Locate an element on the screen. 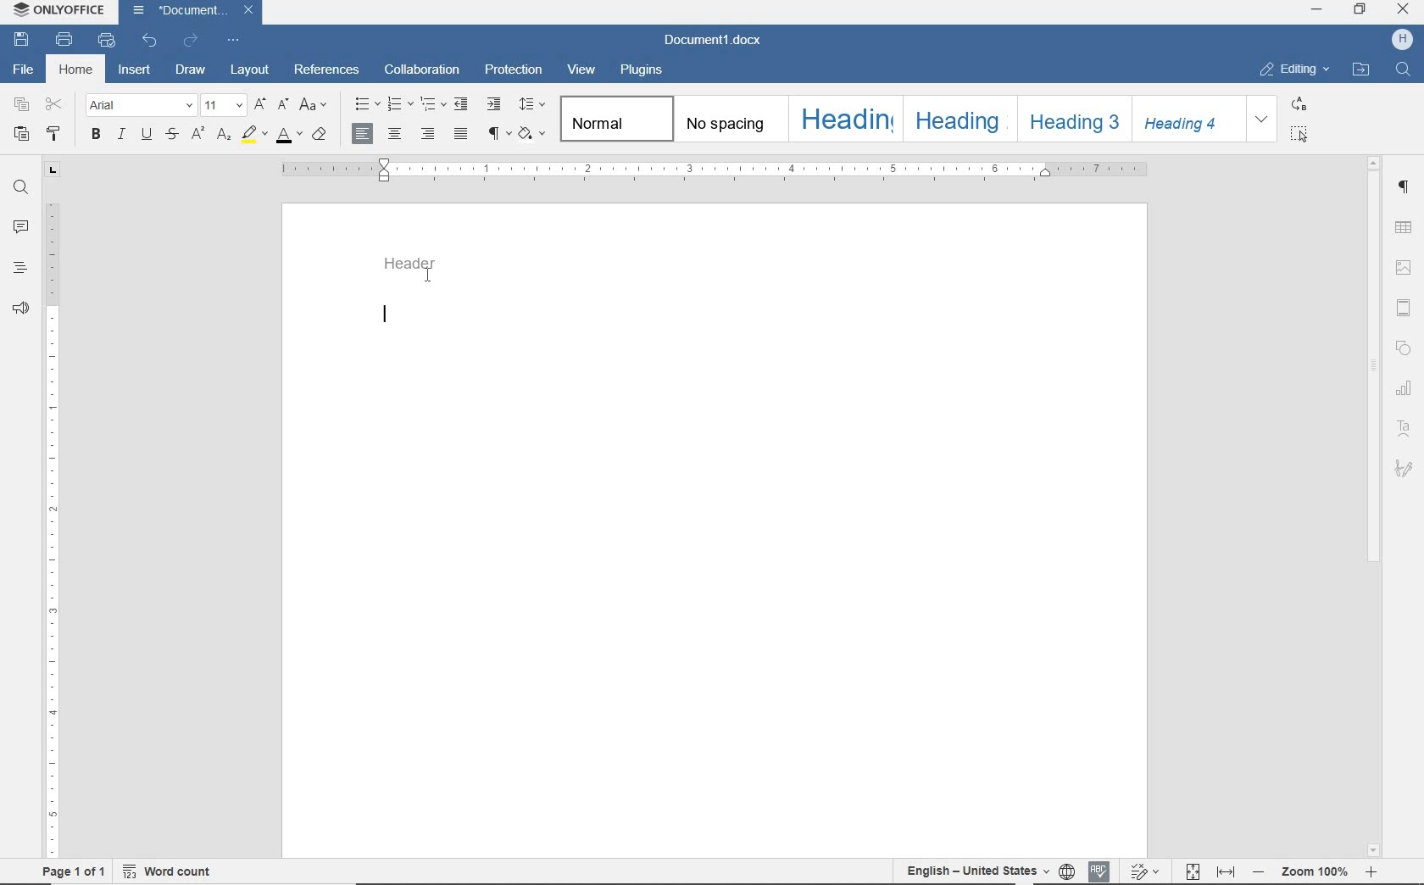 The width and height of the screenshot is (1424, 885). HP is located at coordinates (1398, 39).